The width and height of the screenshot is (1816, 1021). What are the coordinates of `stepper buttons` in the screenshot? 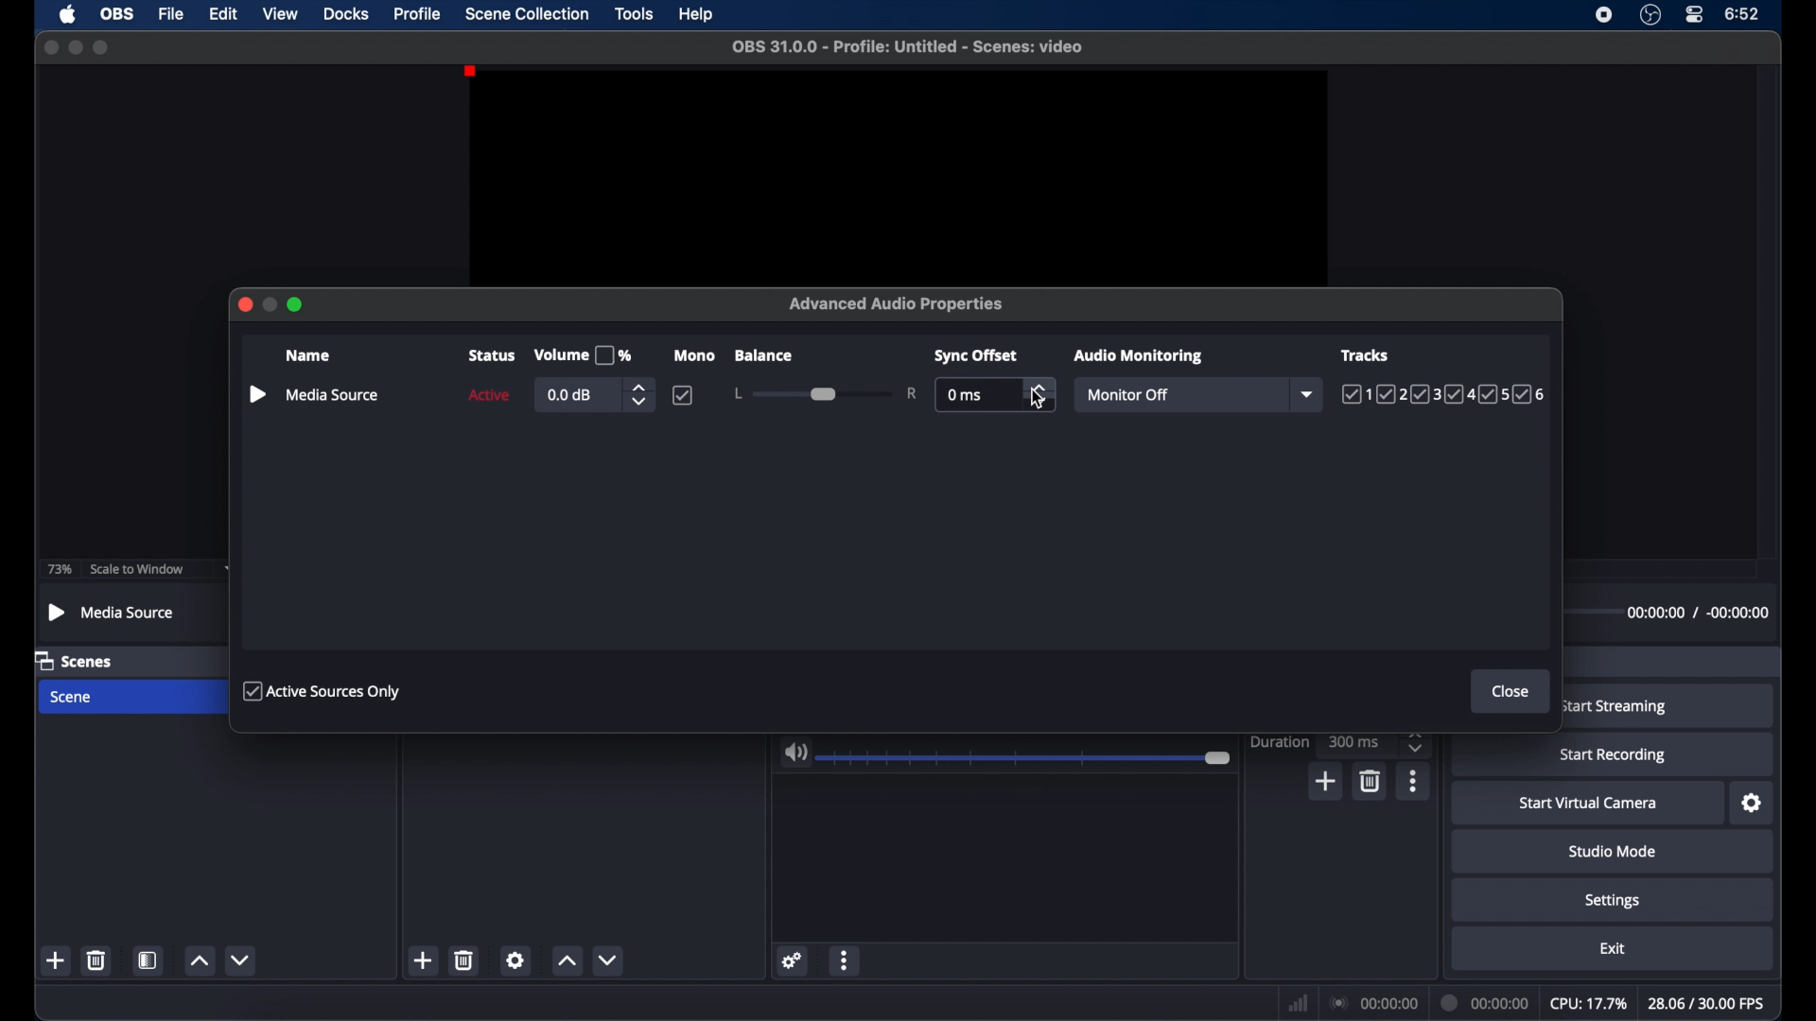 It's located at (1417, 741).